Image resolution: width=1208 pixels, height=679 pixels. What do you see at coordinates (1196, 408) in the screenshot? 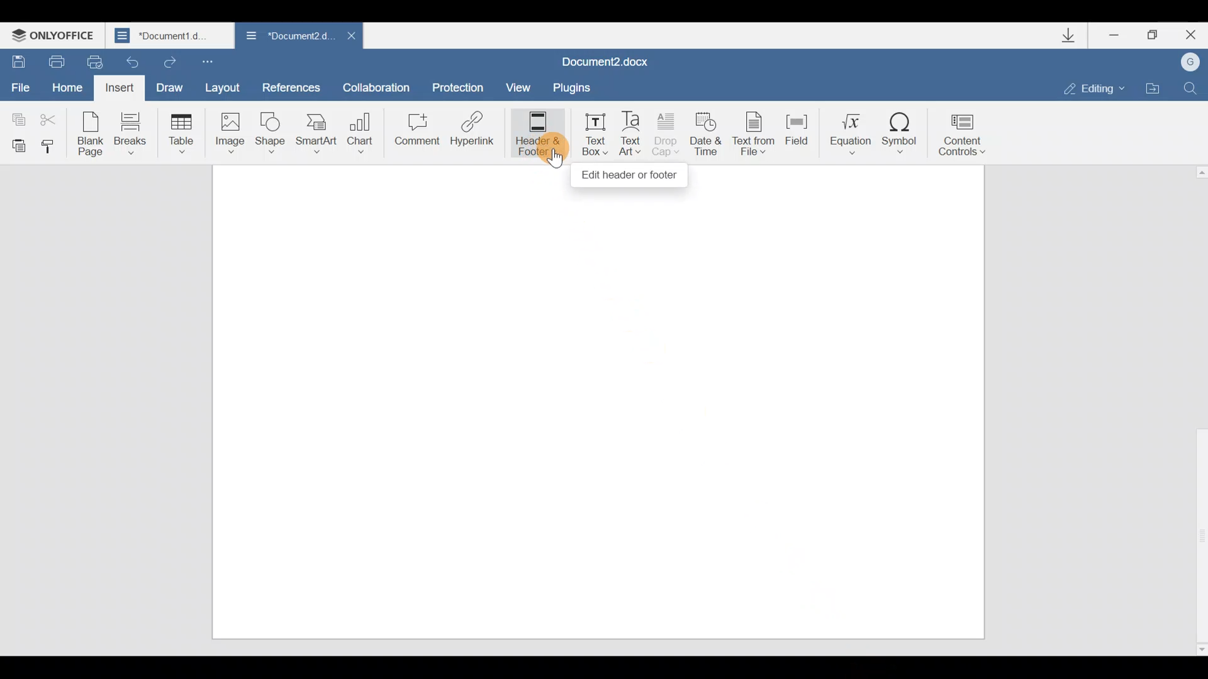
I see `Scroll bar` at bounding box center [1196, 408].